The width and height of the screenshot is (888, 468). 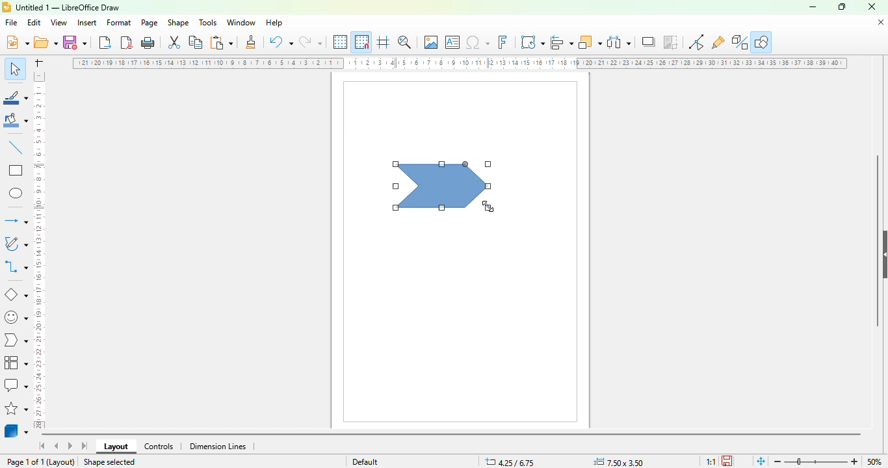 What do you see at coordinates (761, 461) in the screenshot?
I see `fit page to current window` at bounding box center [761, 461].